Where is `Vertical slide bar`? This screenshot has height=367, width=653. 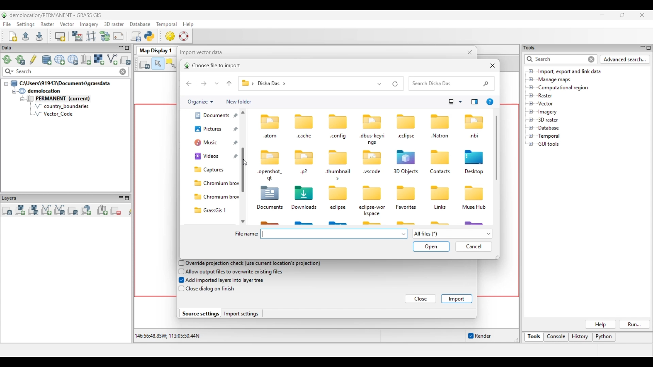 Vertical slide bar is located at coordinates (243, 138).